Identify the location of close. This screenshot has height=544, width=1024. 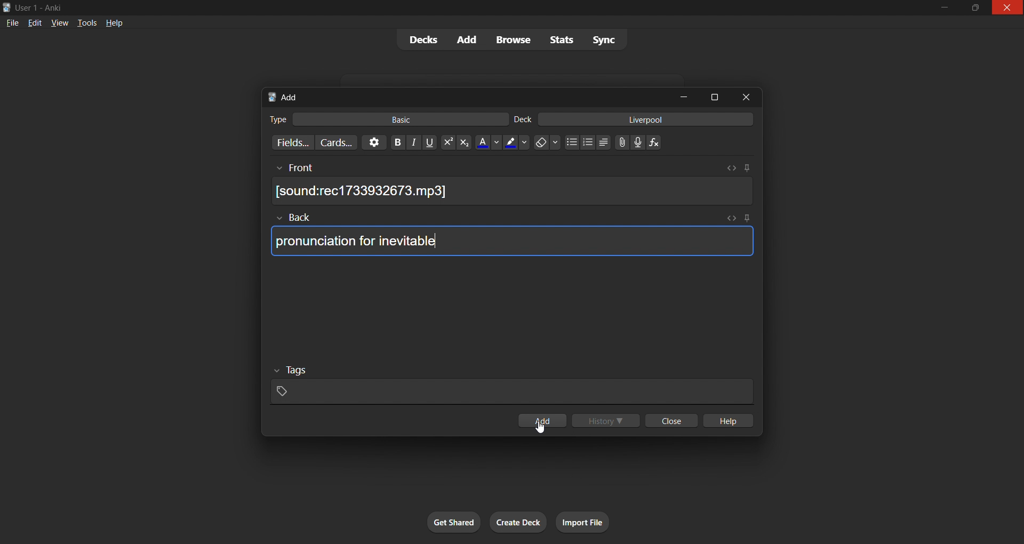
(672, 421).